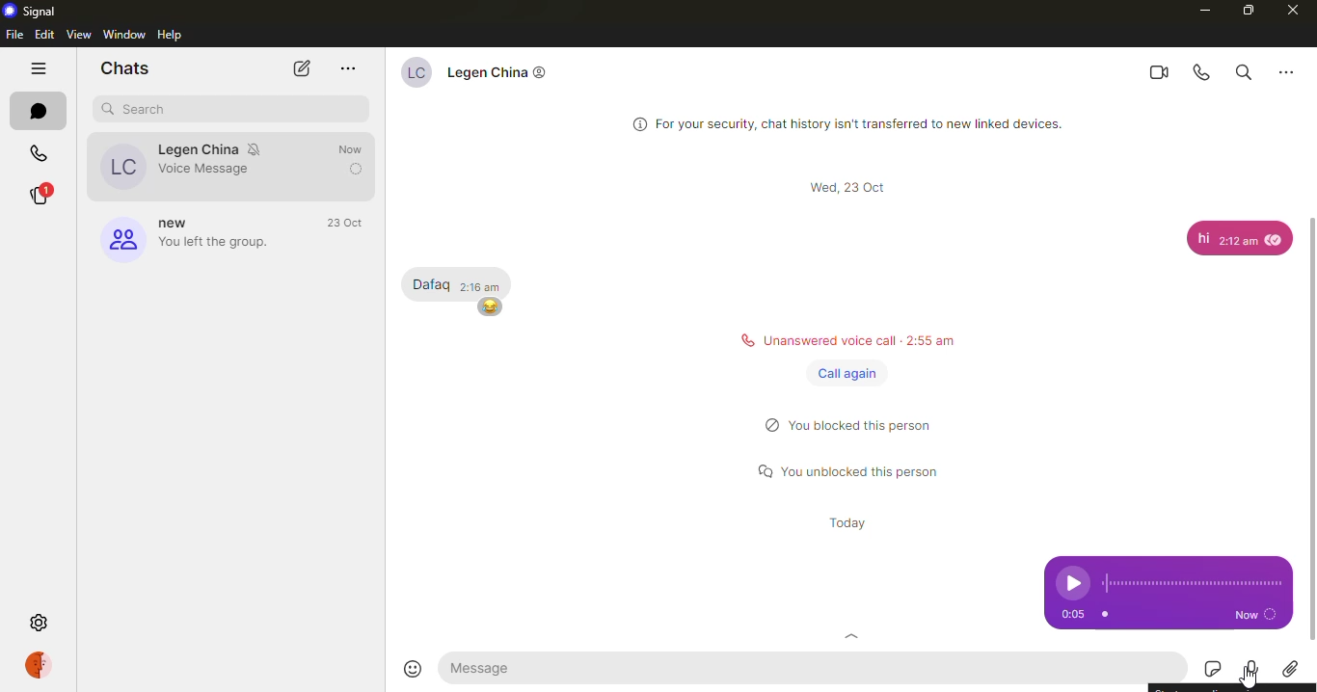 This screenshot has height=692, width=1317. What do you see at coordinates (351, 149) in the screenshot?
I see `sent now` at bounding box center [351, 149].